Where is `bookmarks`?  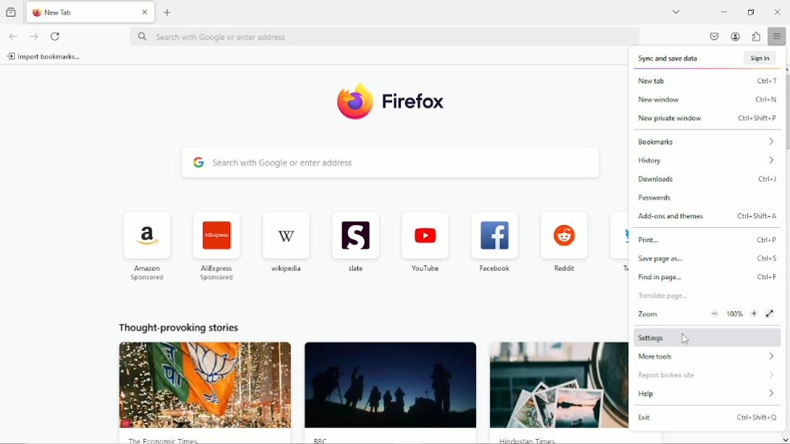
bookmarks is located at coordinates (707, 141).